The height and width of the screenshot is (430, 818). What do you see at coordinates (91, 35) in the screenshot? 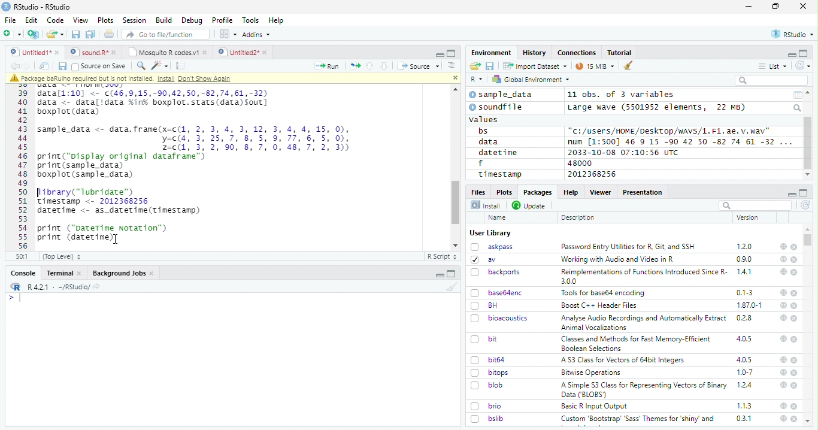
I see `Save all the open documents` at bounding box center [91, 35].